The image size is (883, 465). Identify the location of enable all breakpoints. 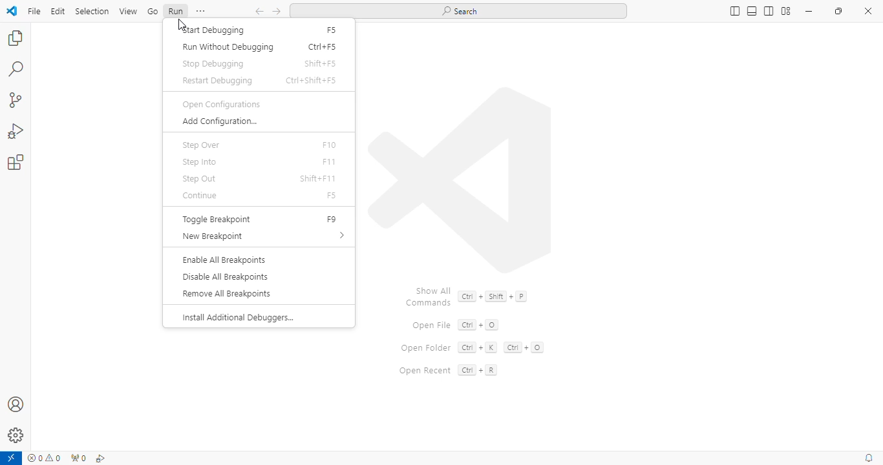
(224, 260).